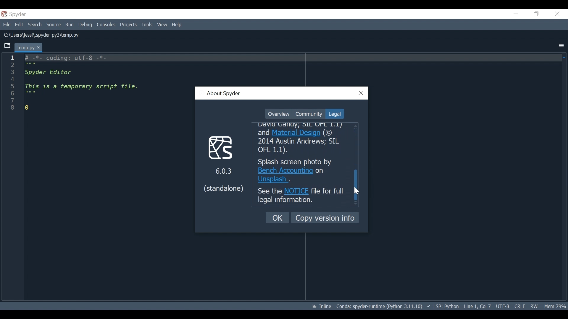 The width and height of the screenshot is (568, 319). I want to click on More Options, so click(561, 46).